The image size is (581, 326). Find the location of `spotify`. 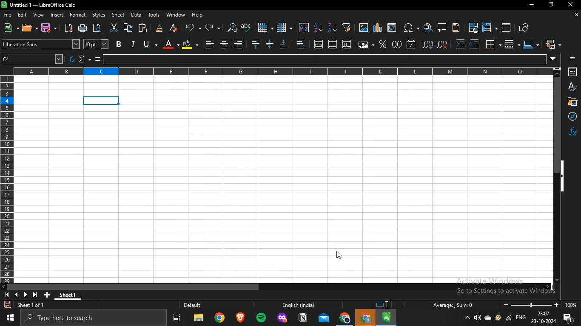

spotify is located at coordinates (261, 318).